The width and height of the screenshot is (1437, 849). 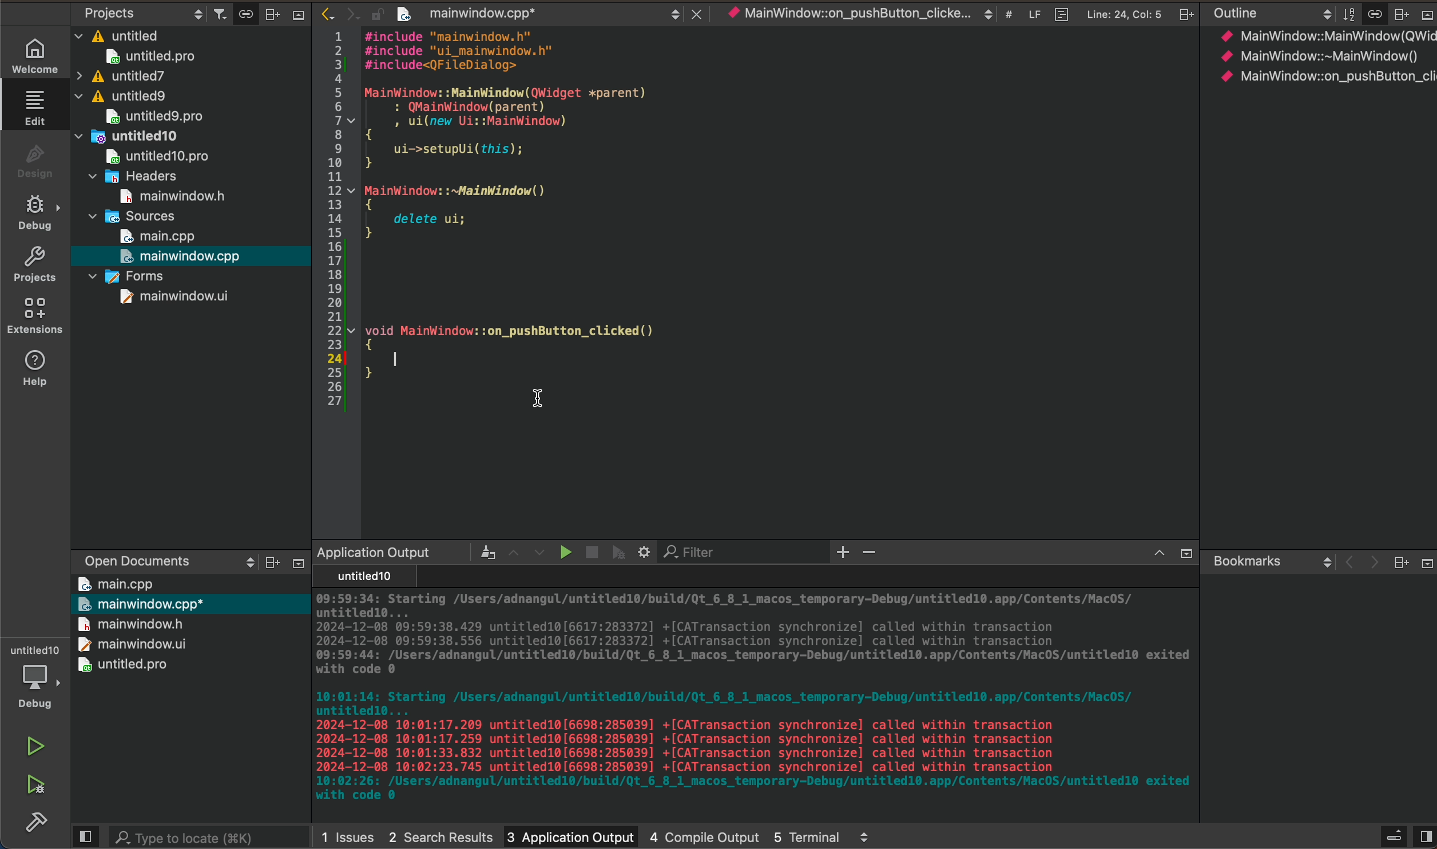 I want to click on main.cpp, so click(x=159, y=236).